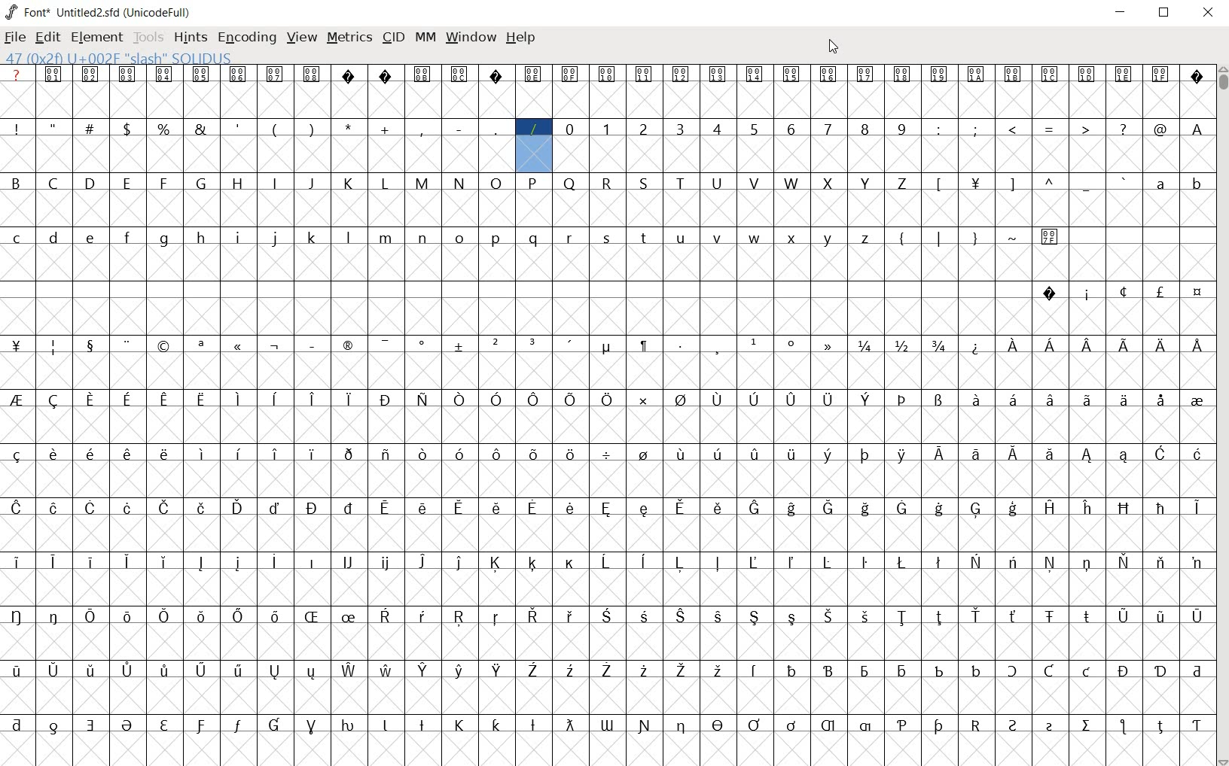  What do you see at coordinates (608, 348) in the screenshot?
I see `glyph` at bounding box center [608, 348].